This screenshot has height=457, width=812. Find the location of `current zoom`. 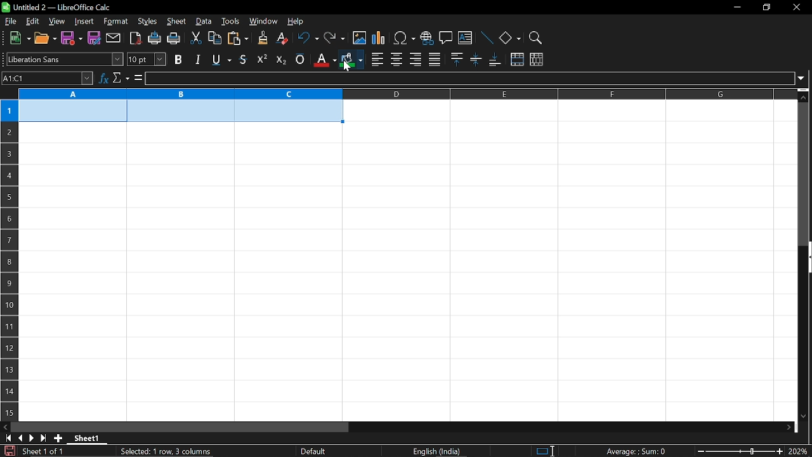

current zoom is located at coordinates (799, 452).